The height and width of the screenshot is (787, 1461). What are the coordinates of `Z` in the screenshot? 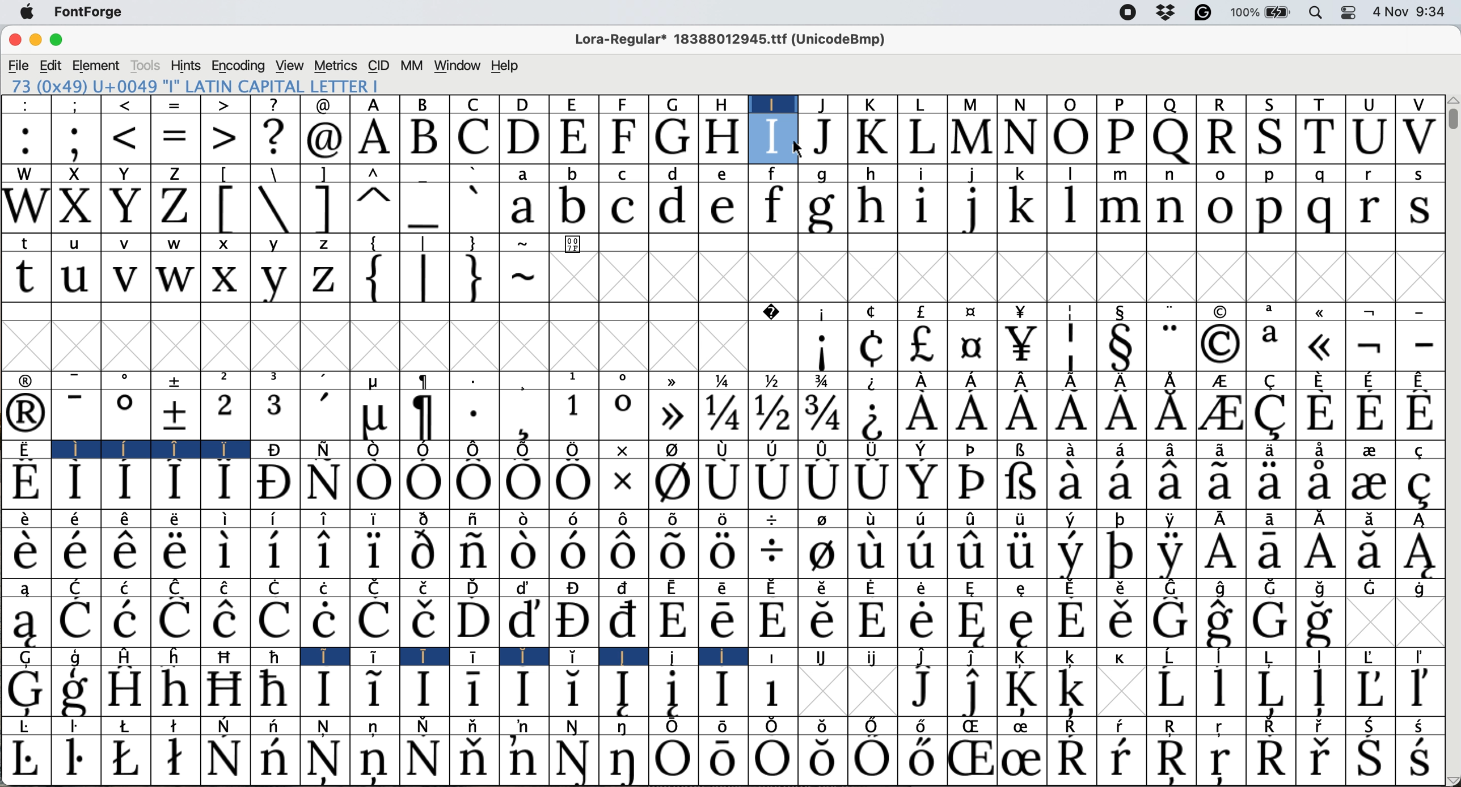 It's located at (176, 208).